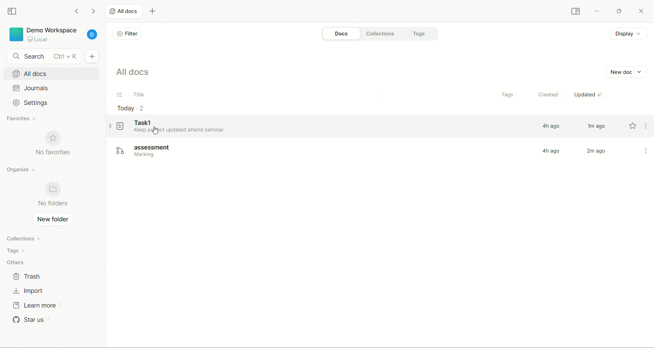 This screenshot has width=654, height=348. Describe the element at coordinates (139, 72) in the screenshot. I see `all docs` at that location.